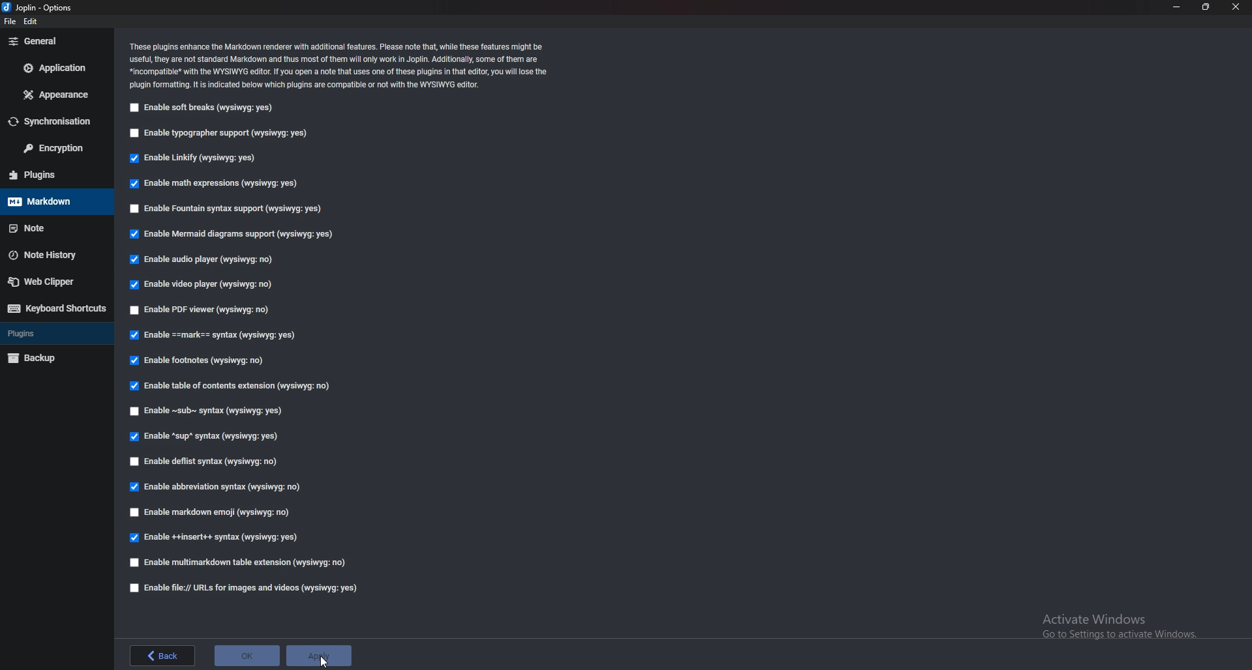 Image resolution: width=1252 pixels, height=670 pixels. Describe the element at coordinates (208, 411) in the screenshot. I see `enable sub syntax` at that location.